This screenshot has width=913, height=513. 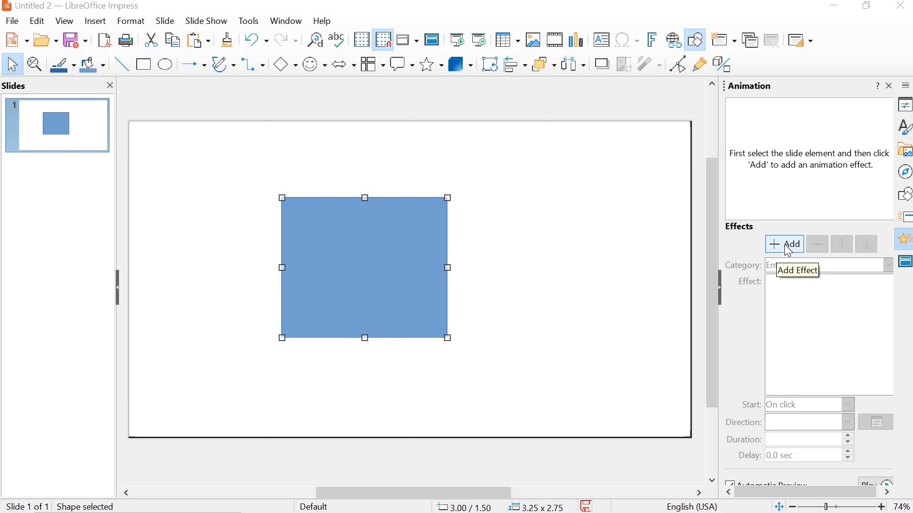 I want to click on category, so click(x=743, y=266).